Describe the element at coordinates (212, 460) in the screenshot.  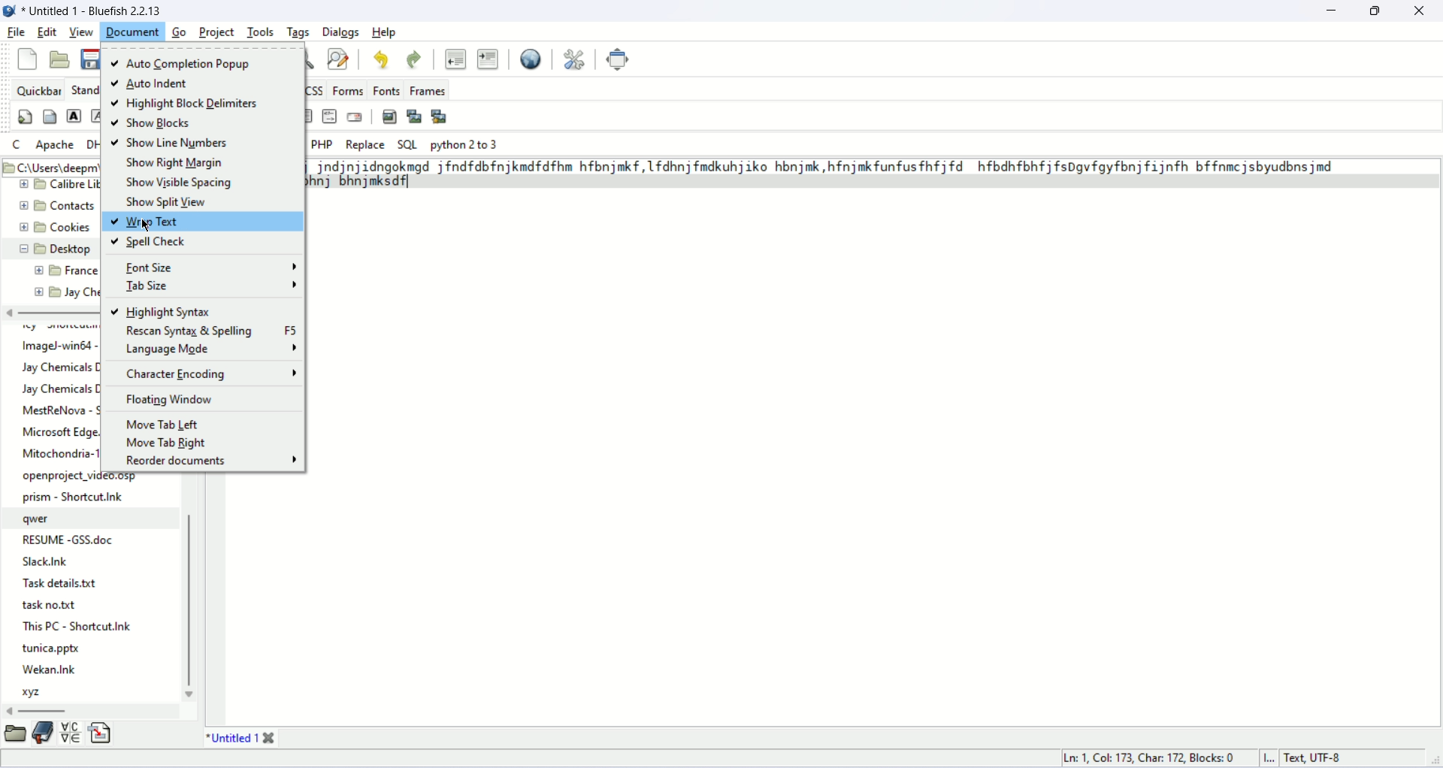
I see `reorder documents` at that location.